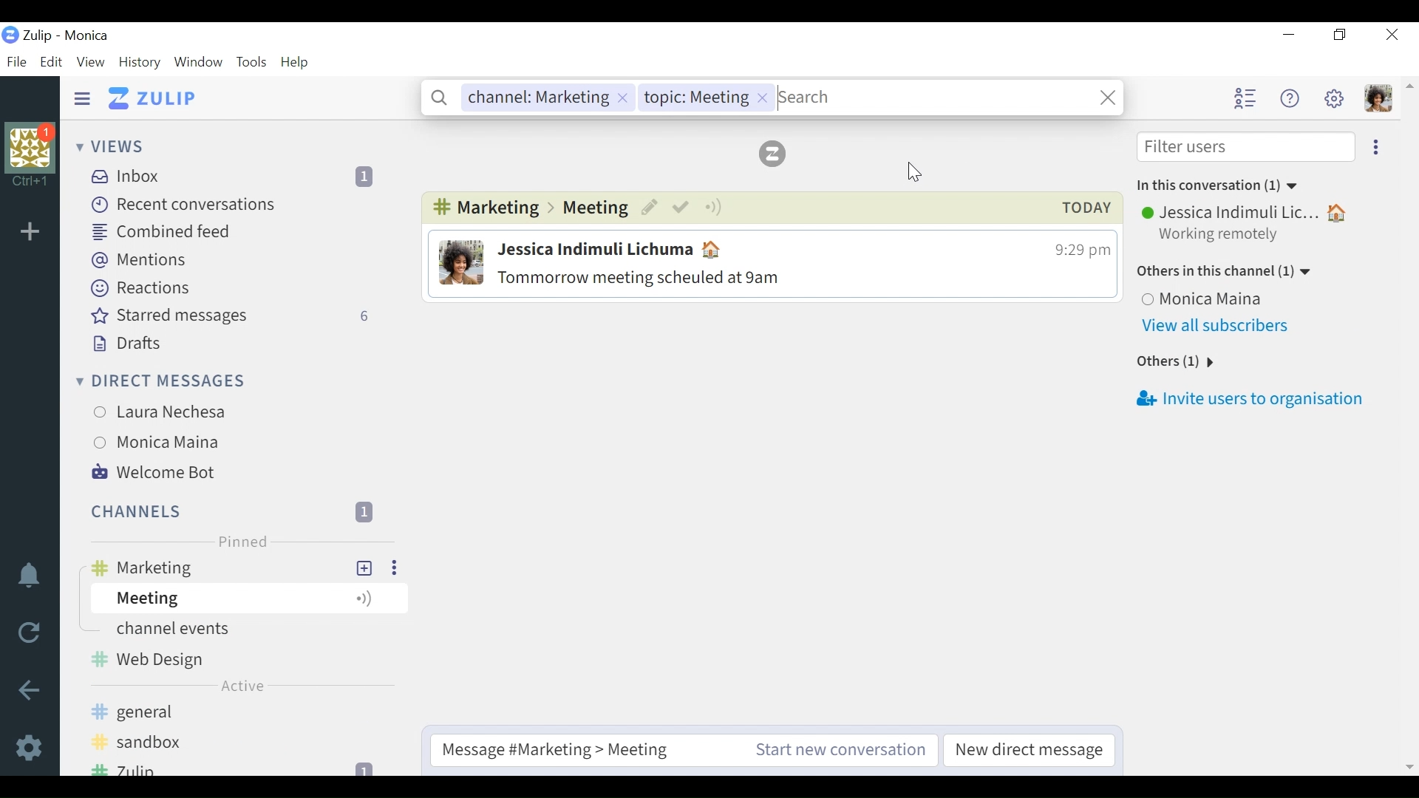 The image size is (1419, 798). I want to click on add new topic, so click(367, 567).